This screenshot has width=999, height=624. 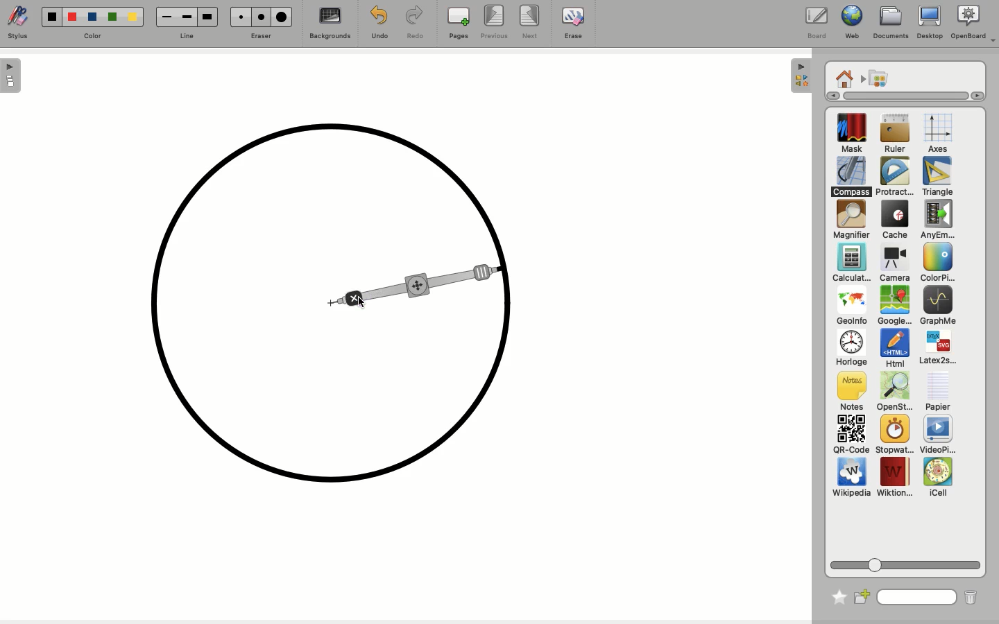 I want to click on Camera, so click(x=894, y=263).